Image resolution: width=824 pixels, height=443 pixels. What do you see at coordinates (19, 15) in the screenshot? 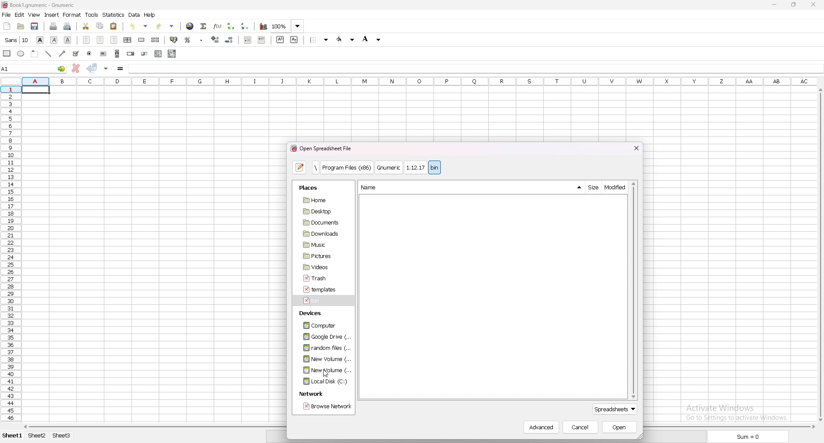
I see `edit` at bounding box center [19, 15].